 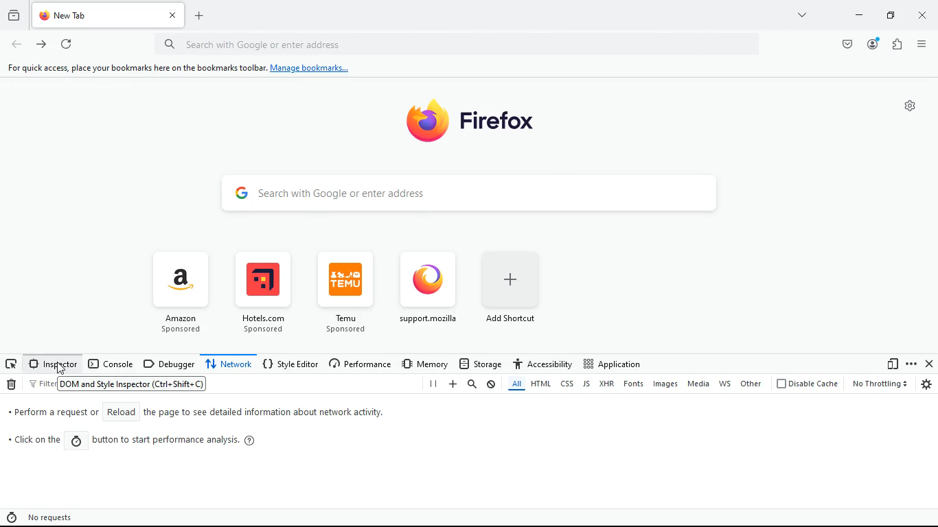 What do you see at coordinates (700, 384) in the screenshot?
I see `media` at bounding box center [700, 384].